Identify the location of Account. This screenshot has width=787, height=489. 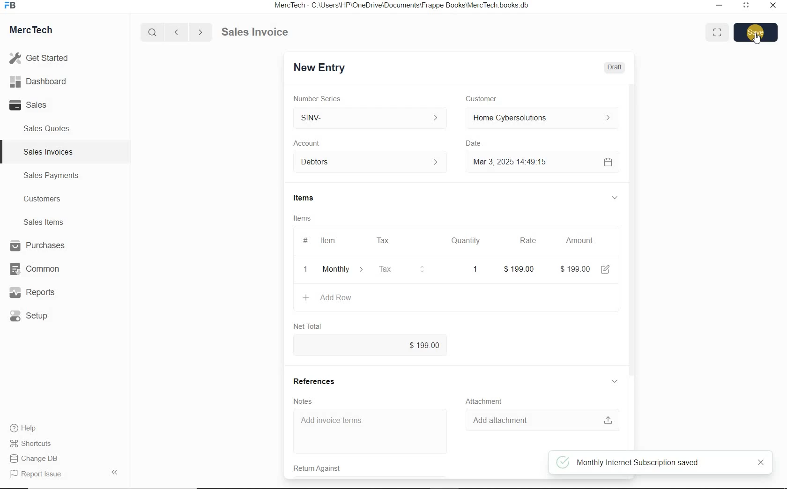
(309, 143).